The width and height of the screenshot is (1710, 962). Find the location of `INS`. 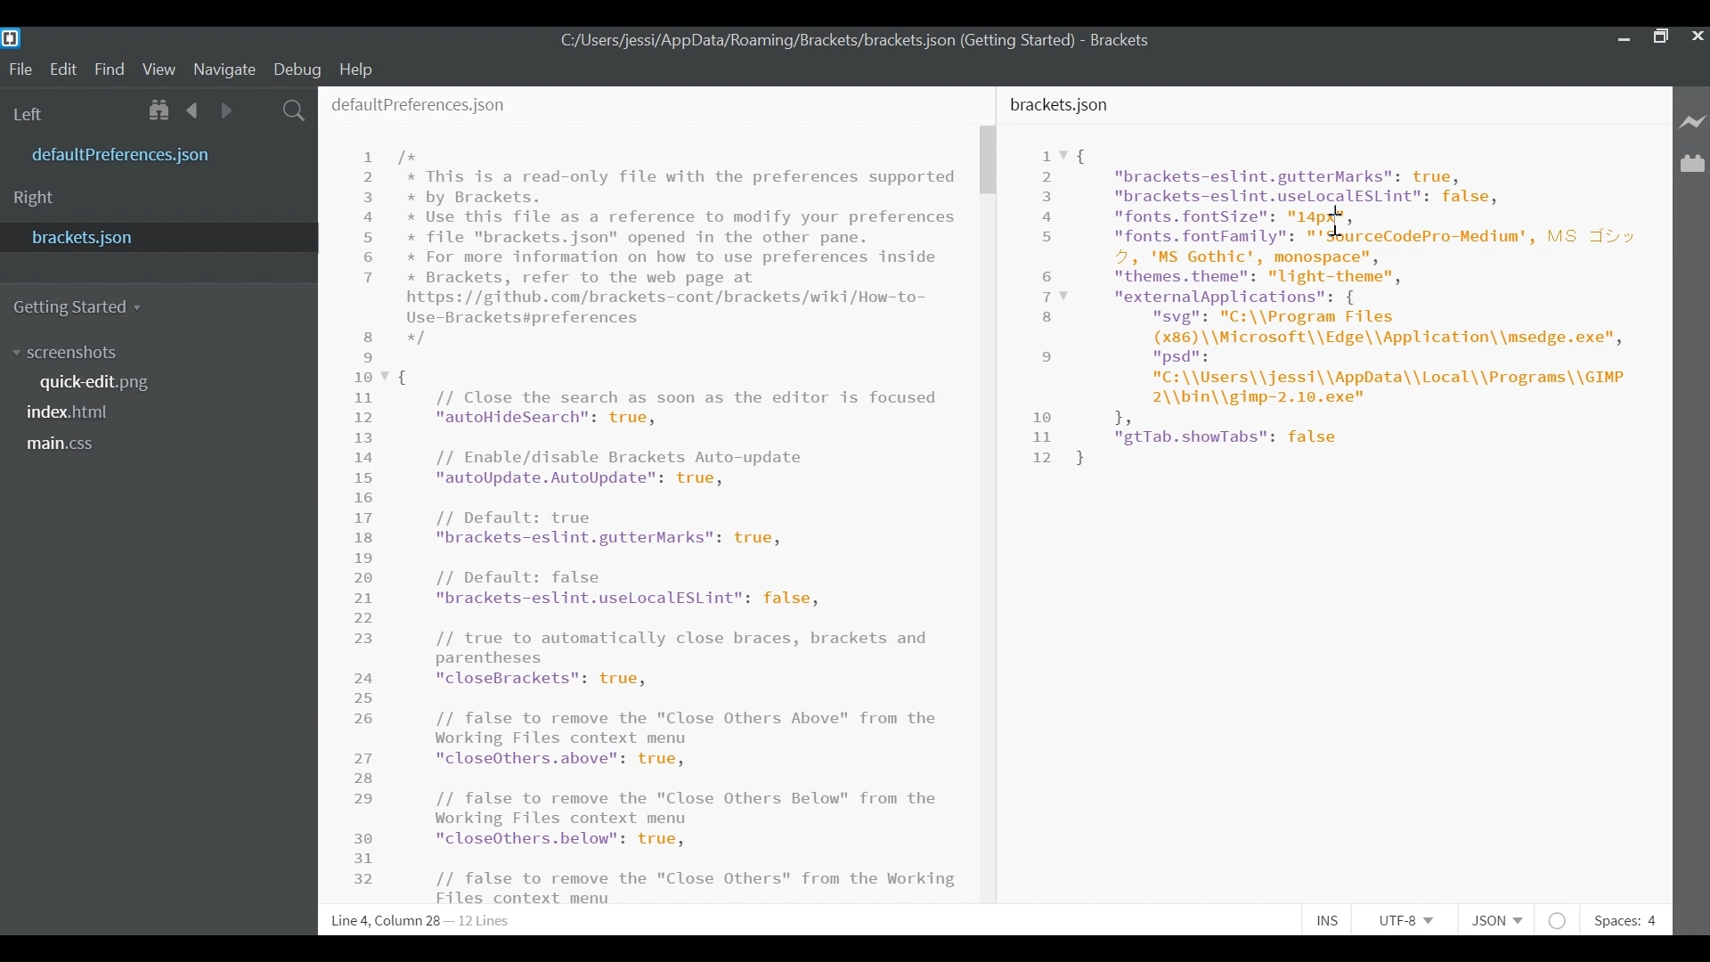

INS is located at coordinates (1328, 917).